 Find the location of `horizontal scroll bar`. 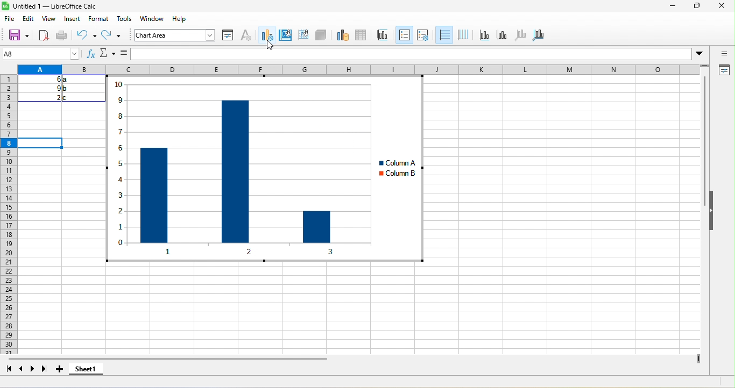

horizontal scroll bar is located at coordinates (175, 358).